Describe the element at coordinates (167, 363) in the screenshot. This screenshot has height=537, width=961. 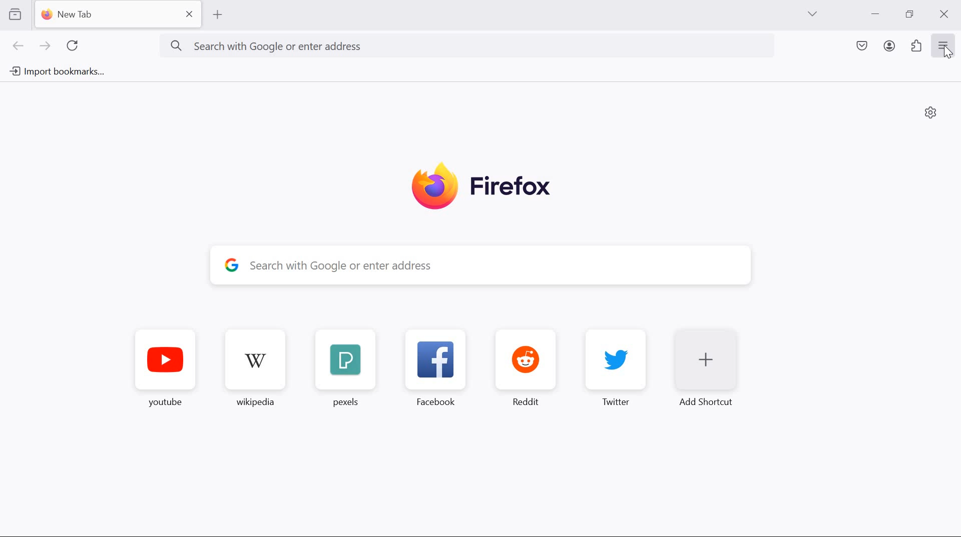
I see `youtube` at that location.